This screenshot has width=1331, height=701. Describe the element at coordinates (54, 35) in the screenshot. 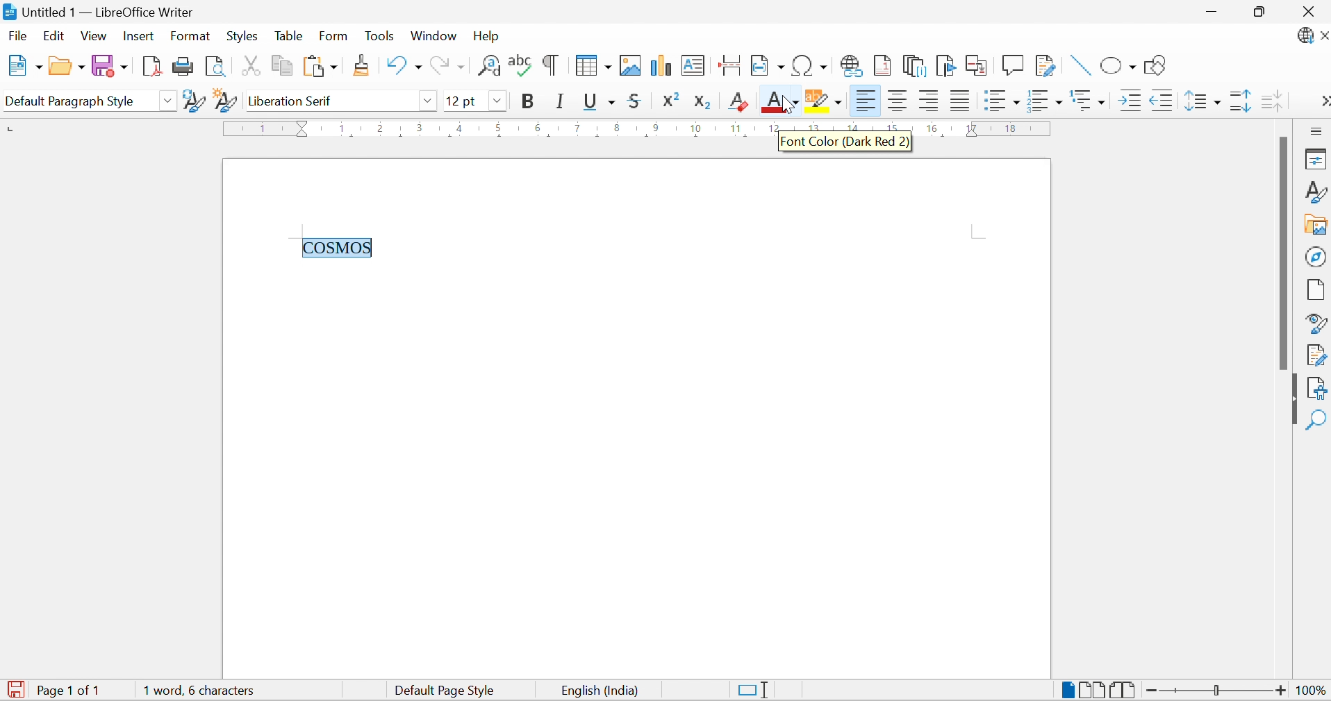

I see `Edit` at that location.